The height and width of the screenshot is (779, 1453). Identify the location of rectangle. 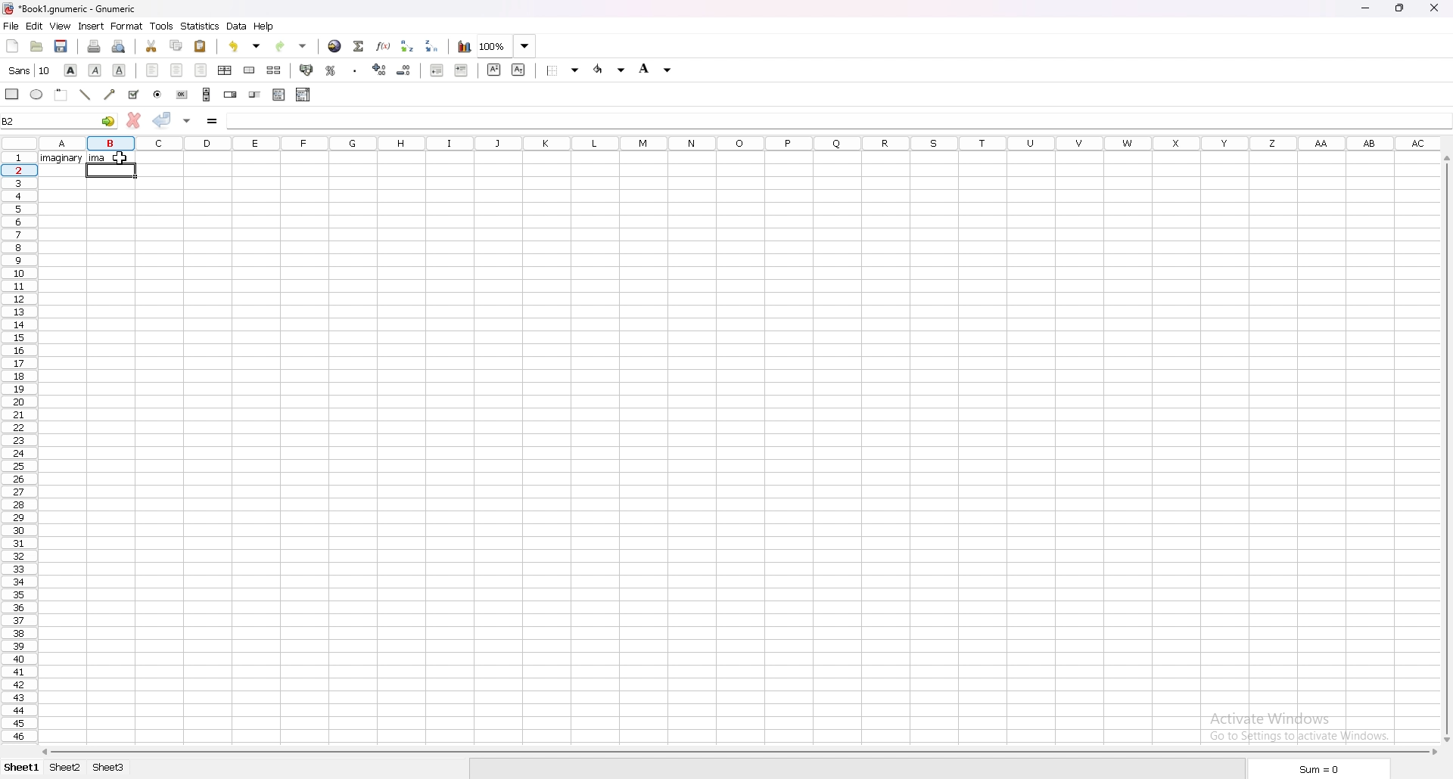
(12, 94).